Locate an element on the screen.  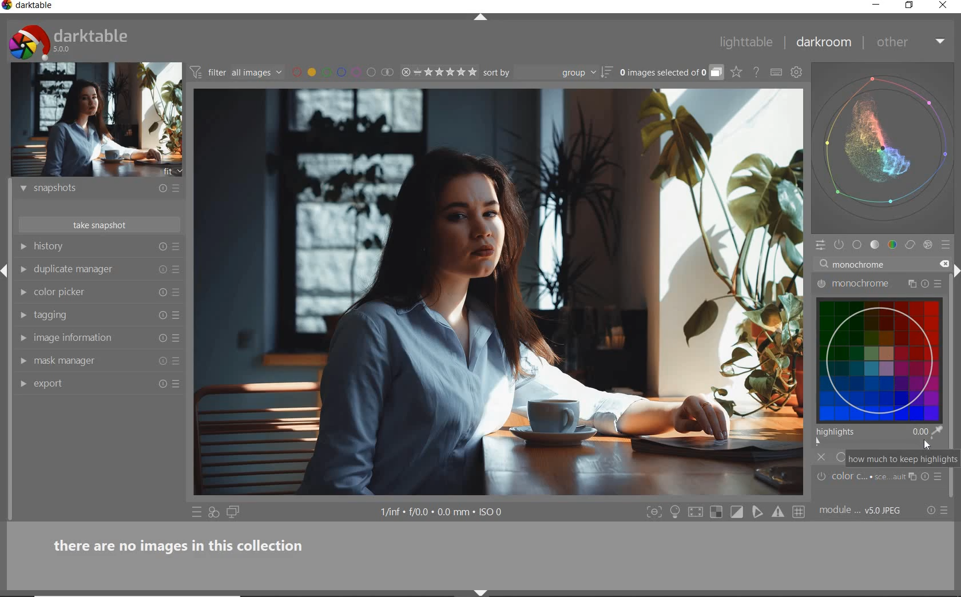
presets and preferences is located at coordinates (176, 188).